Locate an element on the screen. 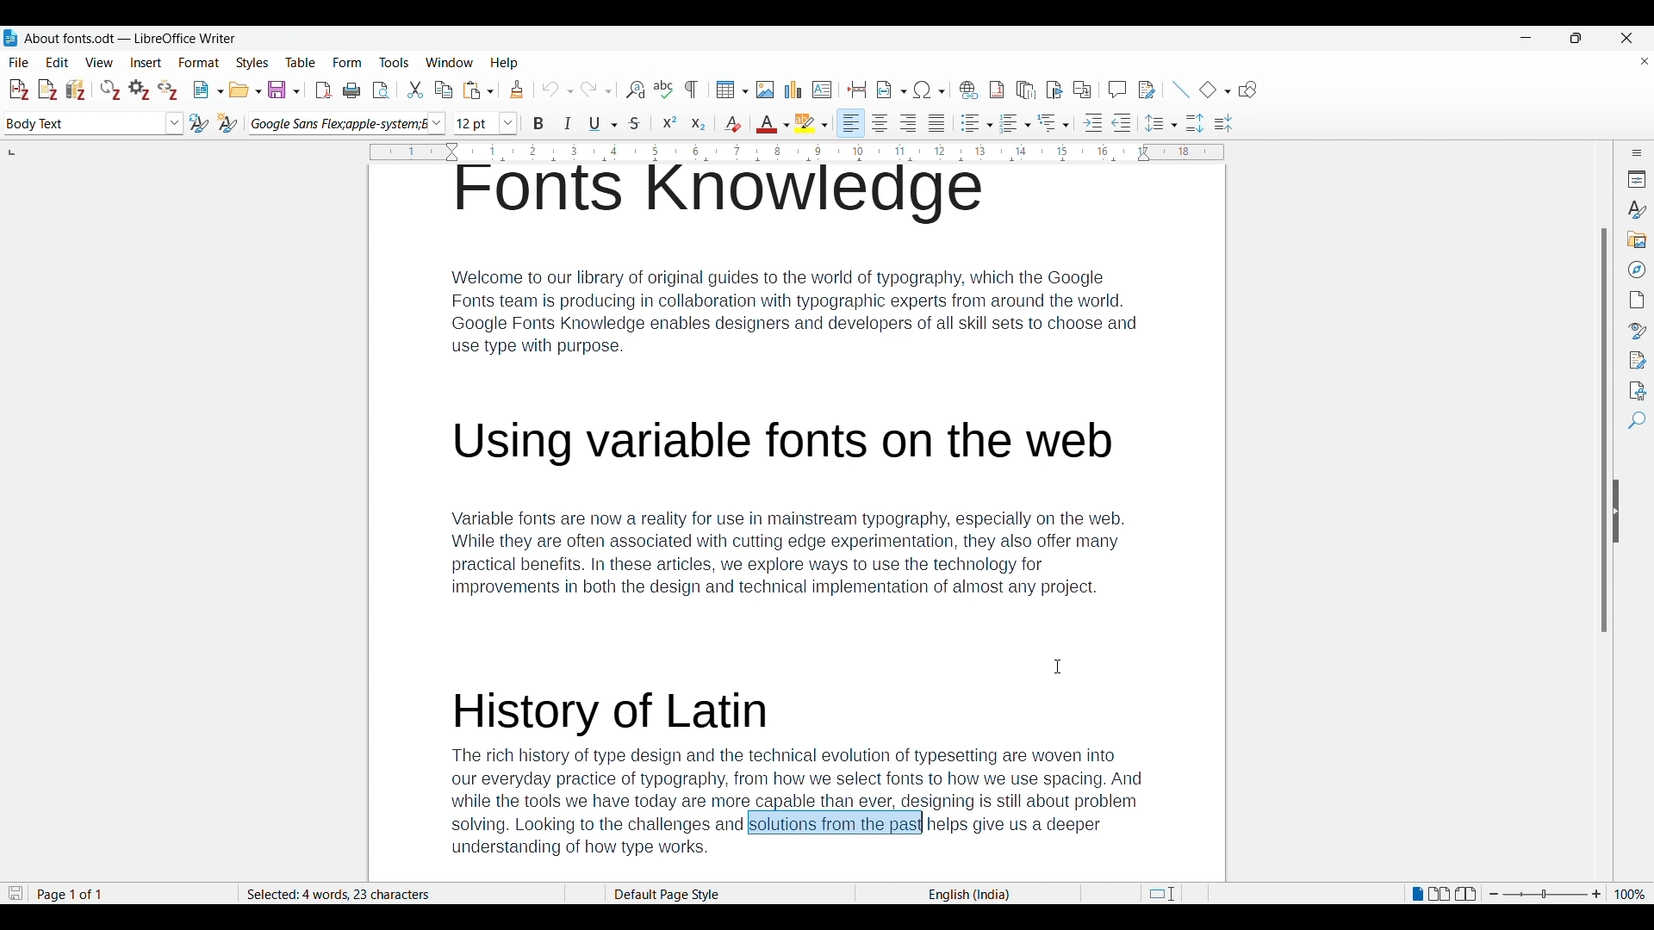 This screenshot has width=1654, height=930. Standard selection is located at coordinates (1161, 894).